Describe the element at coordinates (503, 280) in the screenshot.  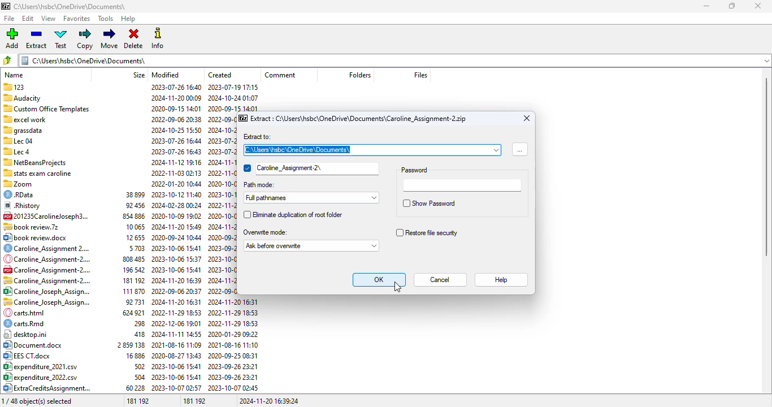
I see `help` at that location.